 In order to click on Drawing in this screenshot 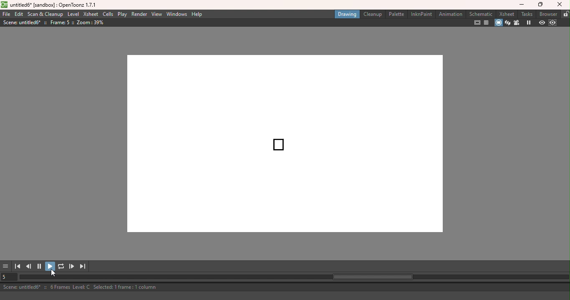, I will do `click(347, 14)`.